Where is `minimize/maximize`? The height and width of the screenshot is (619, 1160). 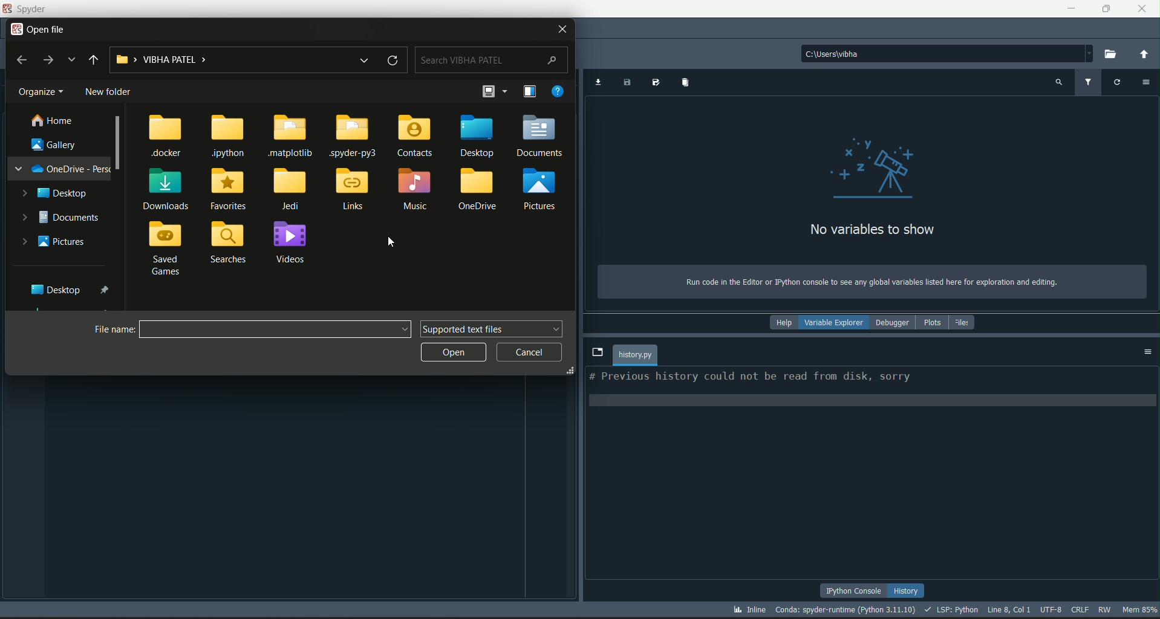
minimize/maximize is located at coordinates (1104, 9).